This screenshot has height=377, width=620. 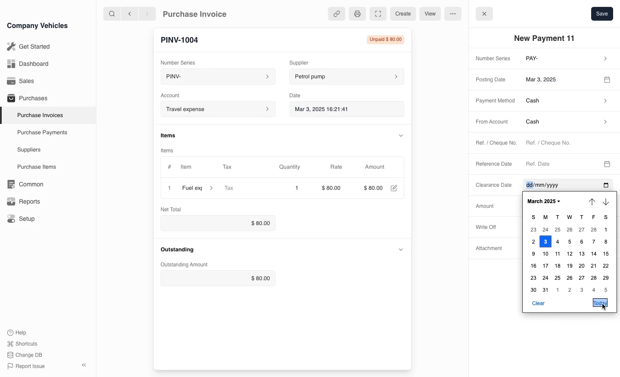 I want to click on Tax, so click(x=235, y=167).